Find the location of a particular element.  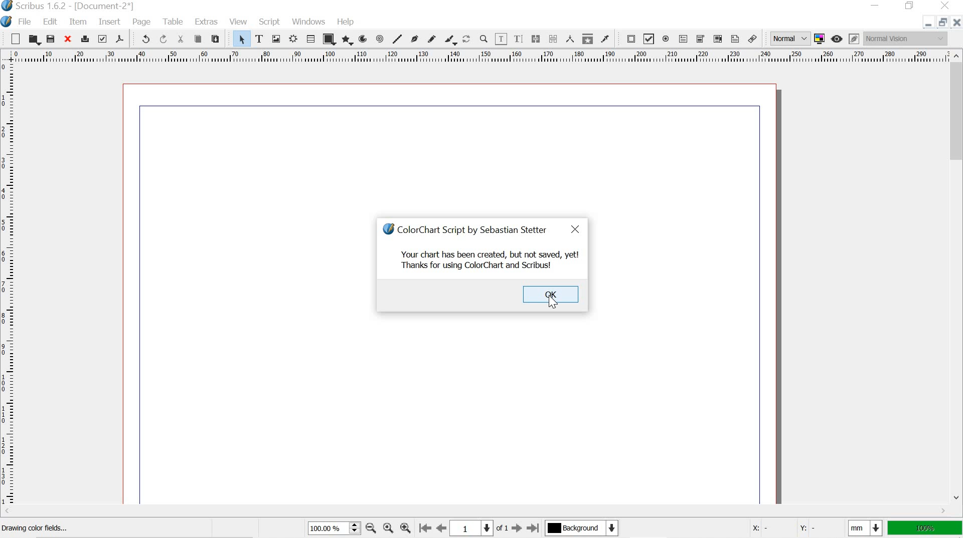

link text frames is located at coordinates (536, 38).